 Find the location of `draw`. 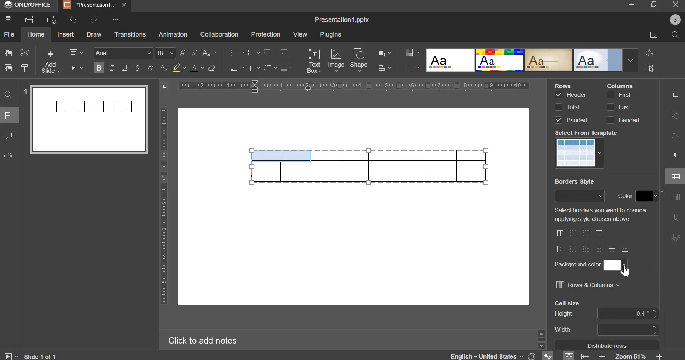

draw is located at coordinates (94, 34).